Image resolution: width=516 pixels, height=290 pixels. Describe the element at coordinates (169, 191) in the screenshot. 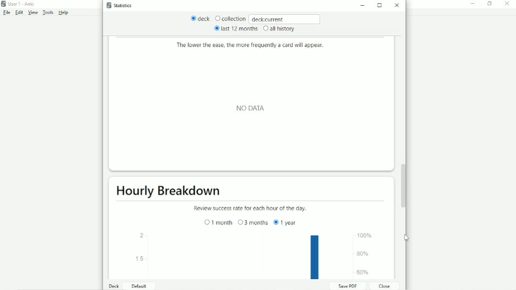

I see `Hourly Breakdown` at that location.